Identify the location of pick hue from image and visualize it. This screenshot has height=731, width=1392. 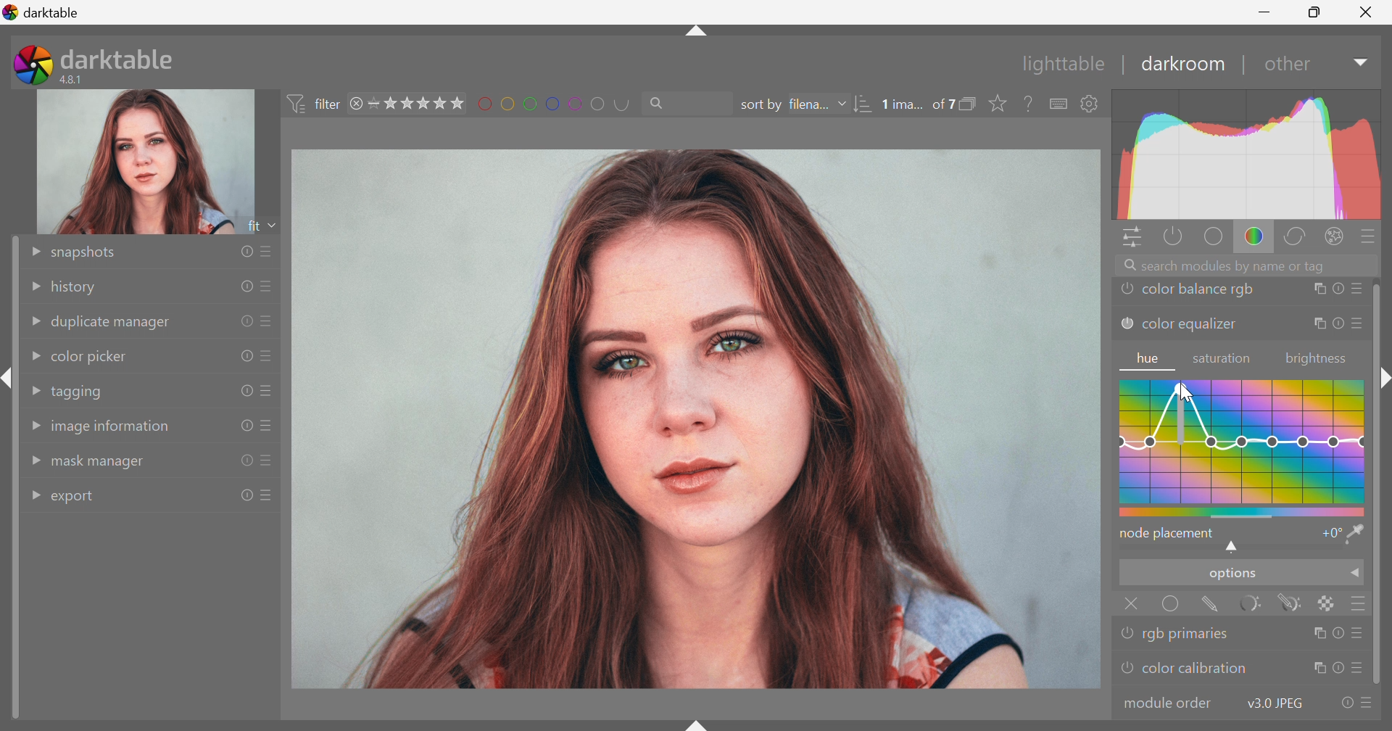
(1356, 534).